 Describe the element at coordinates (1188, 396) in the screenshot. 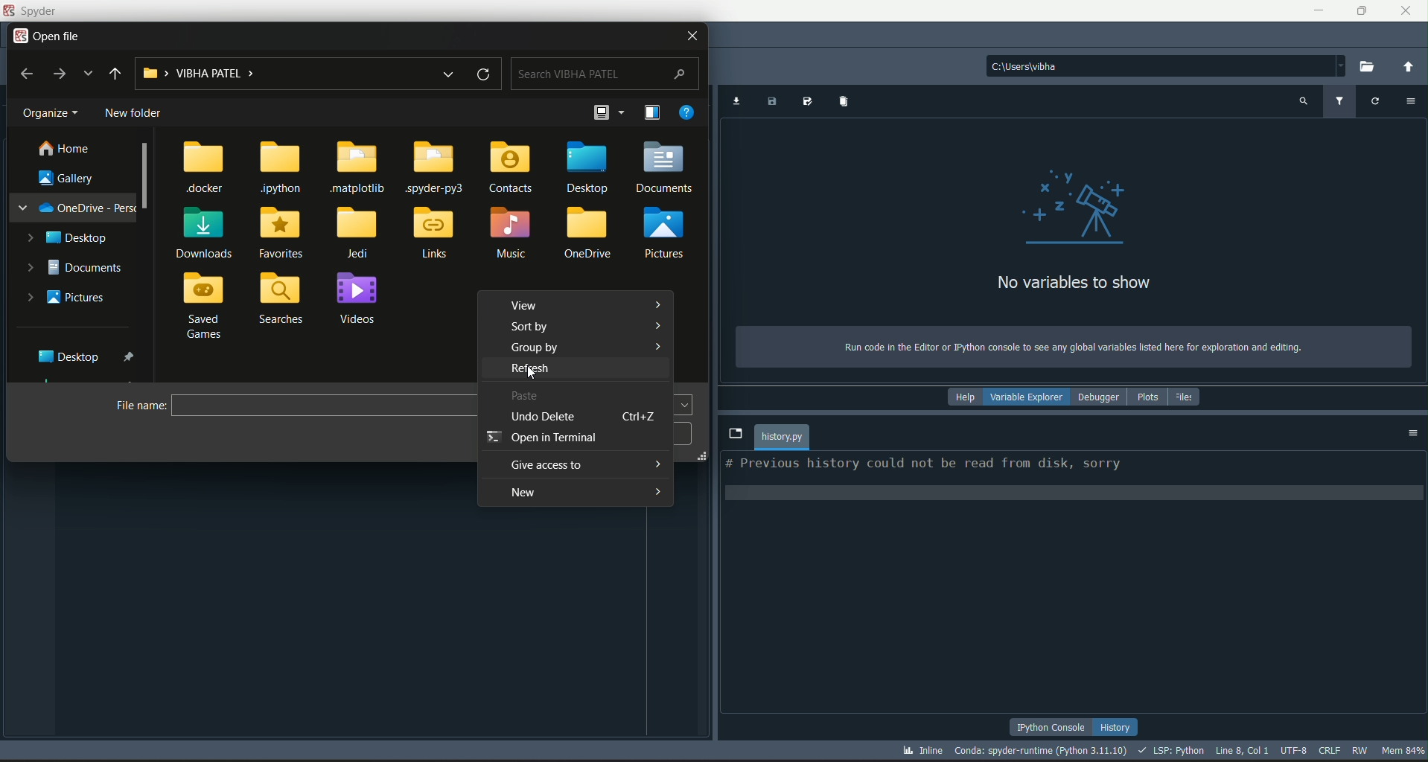

I see `files` at that location.